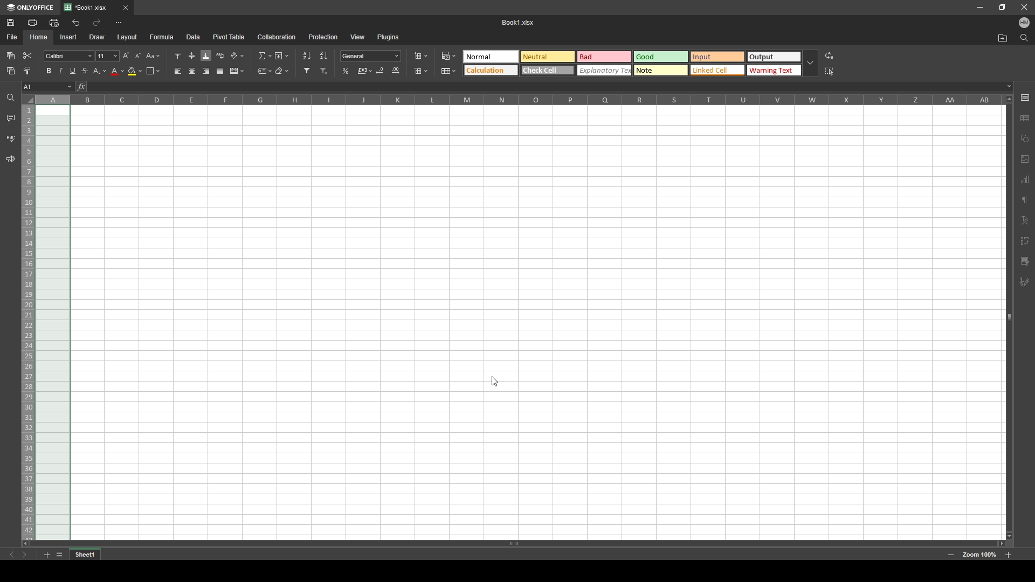 Image resolution: width=1035 pixels, height=582 pixels. What do you see at coordinates (381, 70) in the screenshot?
I see `decrease decimal` at bounding box center [381, 70].